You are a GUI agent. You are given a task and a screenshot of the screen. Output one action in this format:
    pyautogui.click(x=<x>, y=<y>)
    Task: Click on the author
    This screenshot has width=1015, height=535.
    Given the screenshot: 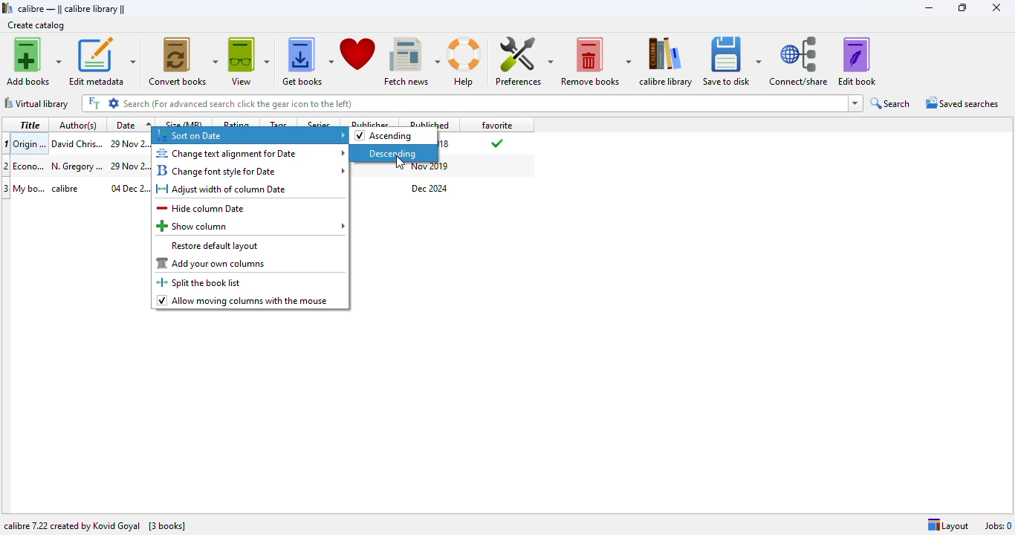 What is the action you would take?
    pyautogui.click(x=71, y=188)
    